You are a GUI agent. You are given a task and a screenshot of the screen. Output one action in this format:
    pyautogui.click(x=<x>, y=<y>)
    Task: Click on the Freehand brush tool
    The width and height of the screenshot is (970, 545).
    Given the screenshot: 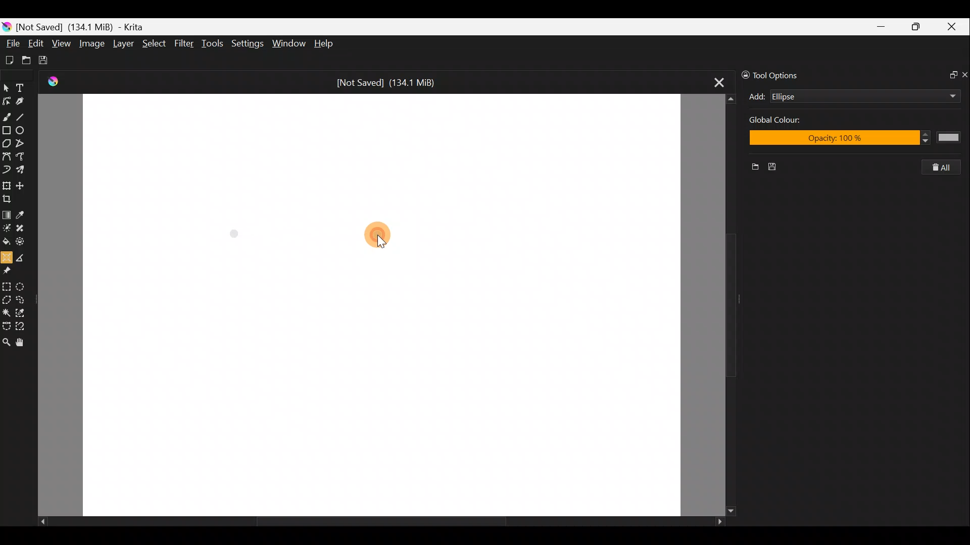 What is the action you would take?
    pyautogui.click(x=7, y=116)
    